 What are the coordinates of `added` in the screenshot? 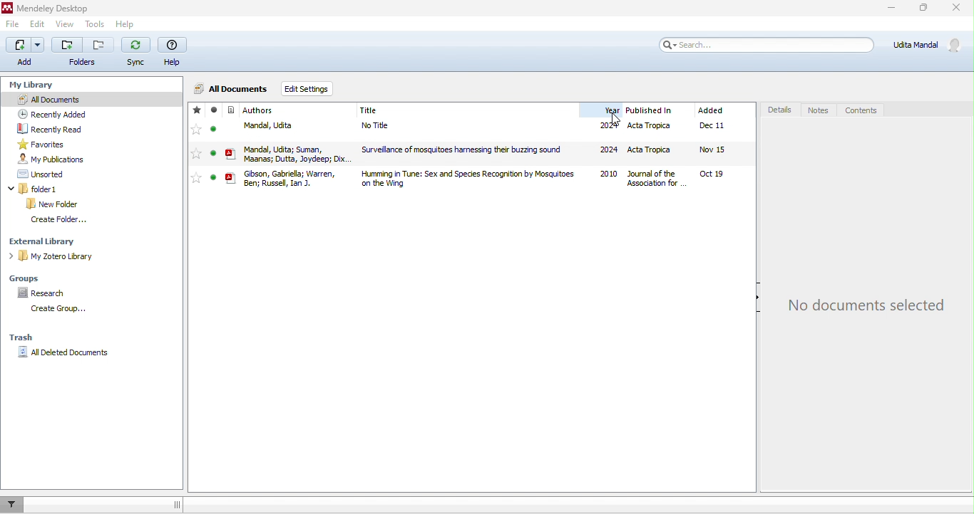 It's located at (723, 147).